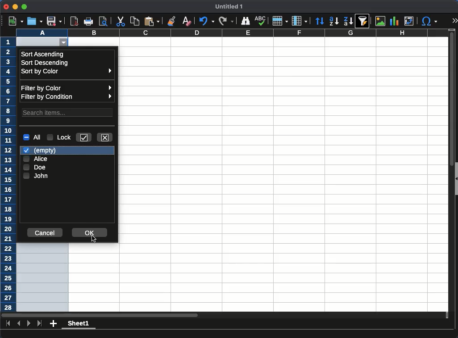 The image size is (458, 338). I want to click on sort descending, so click(44, 63).